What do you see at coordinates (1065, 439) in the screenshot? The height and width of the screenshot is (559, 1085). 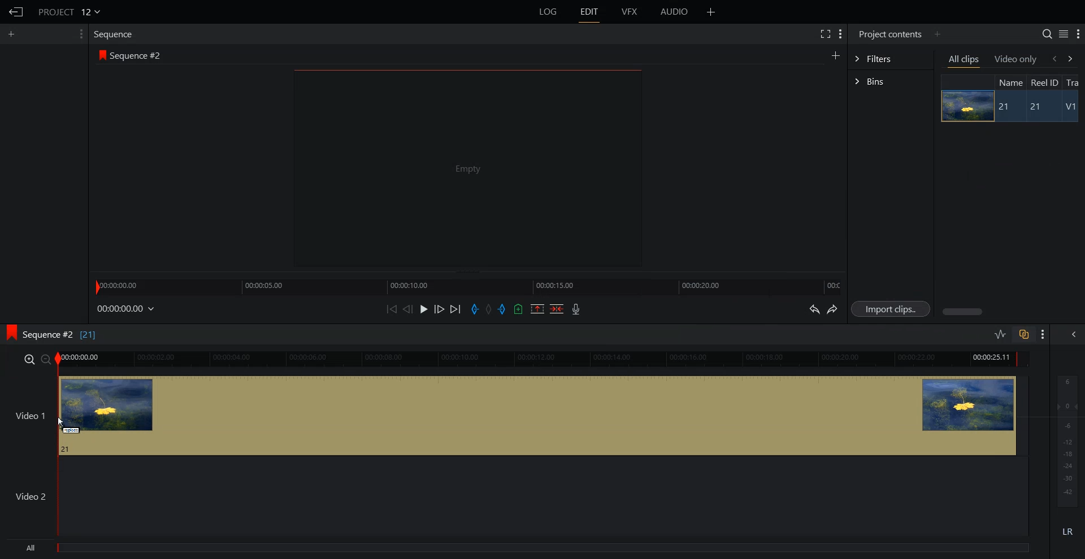 I see `Audio Output Level` at bounding box center [1065, 439].